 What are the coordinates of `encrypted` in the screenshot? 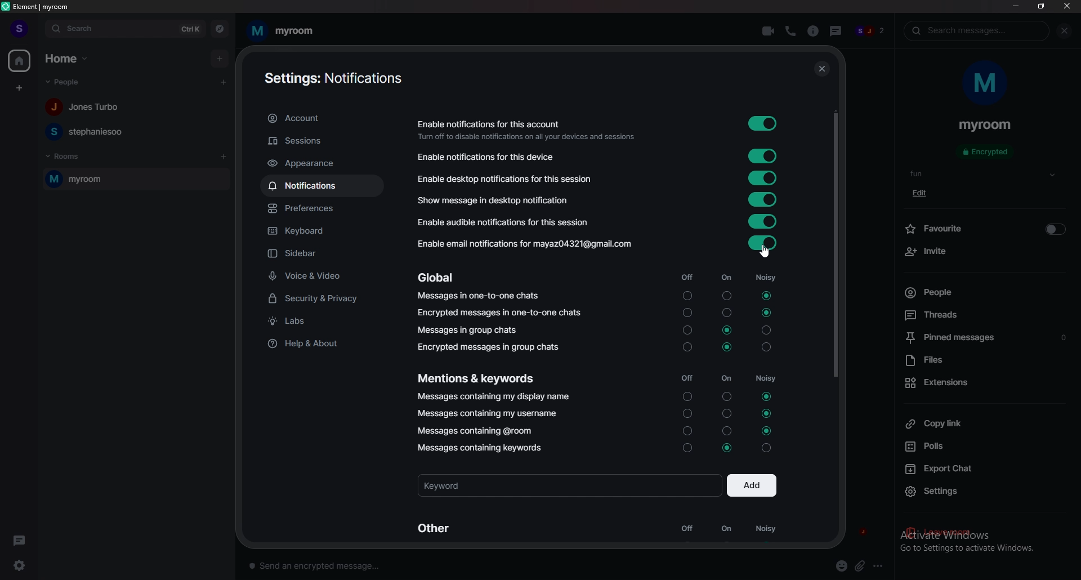 It's located at (988, 153).